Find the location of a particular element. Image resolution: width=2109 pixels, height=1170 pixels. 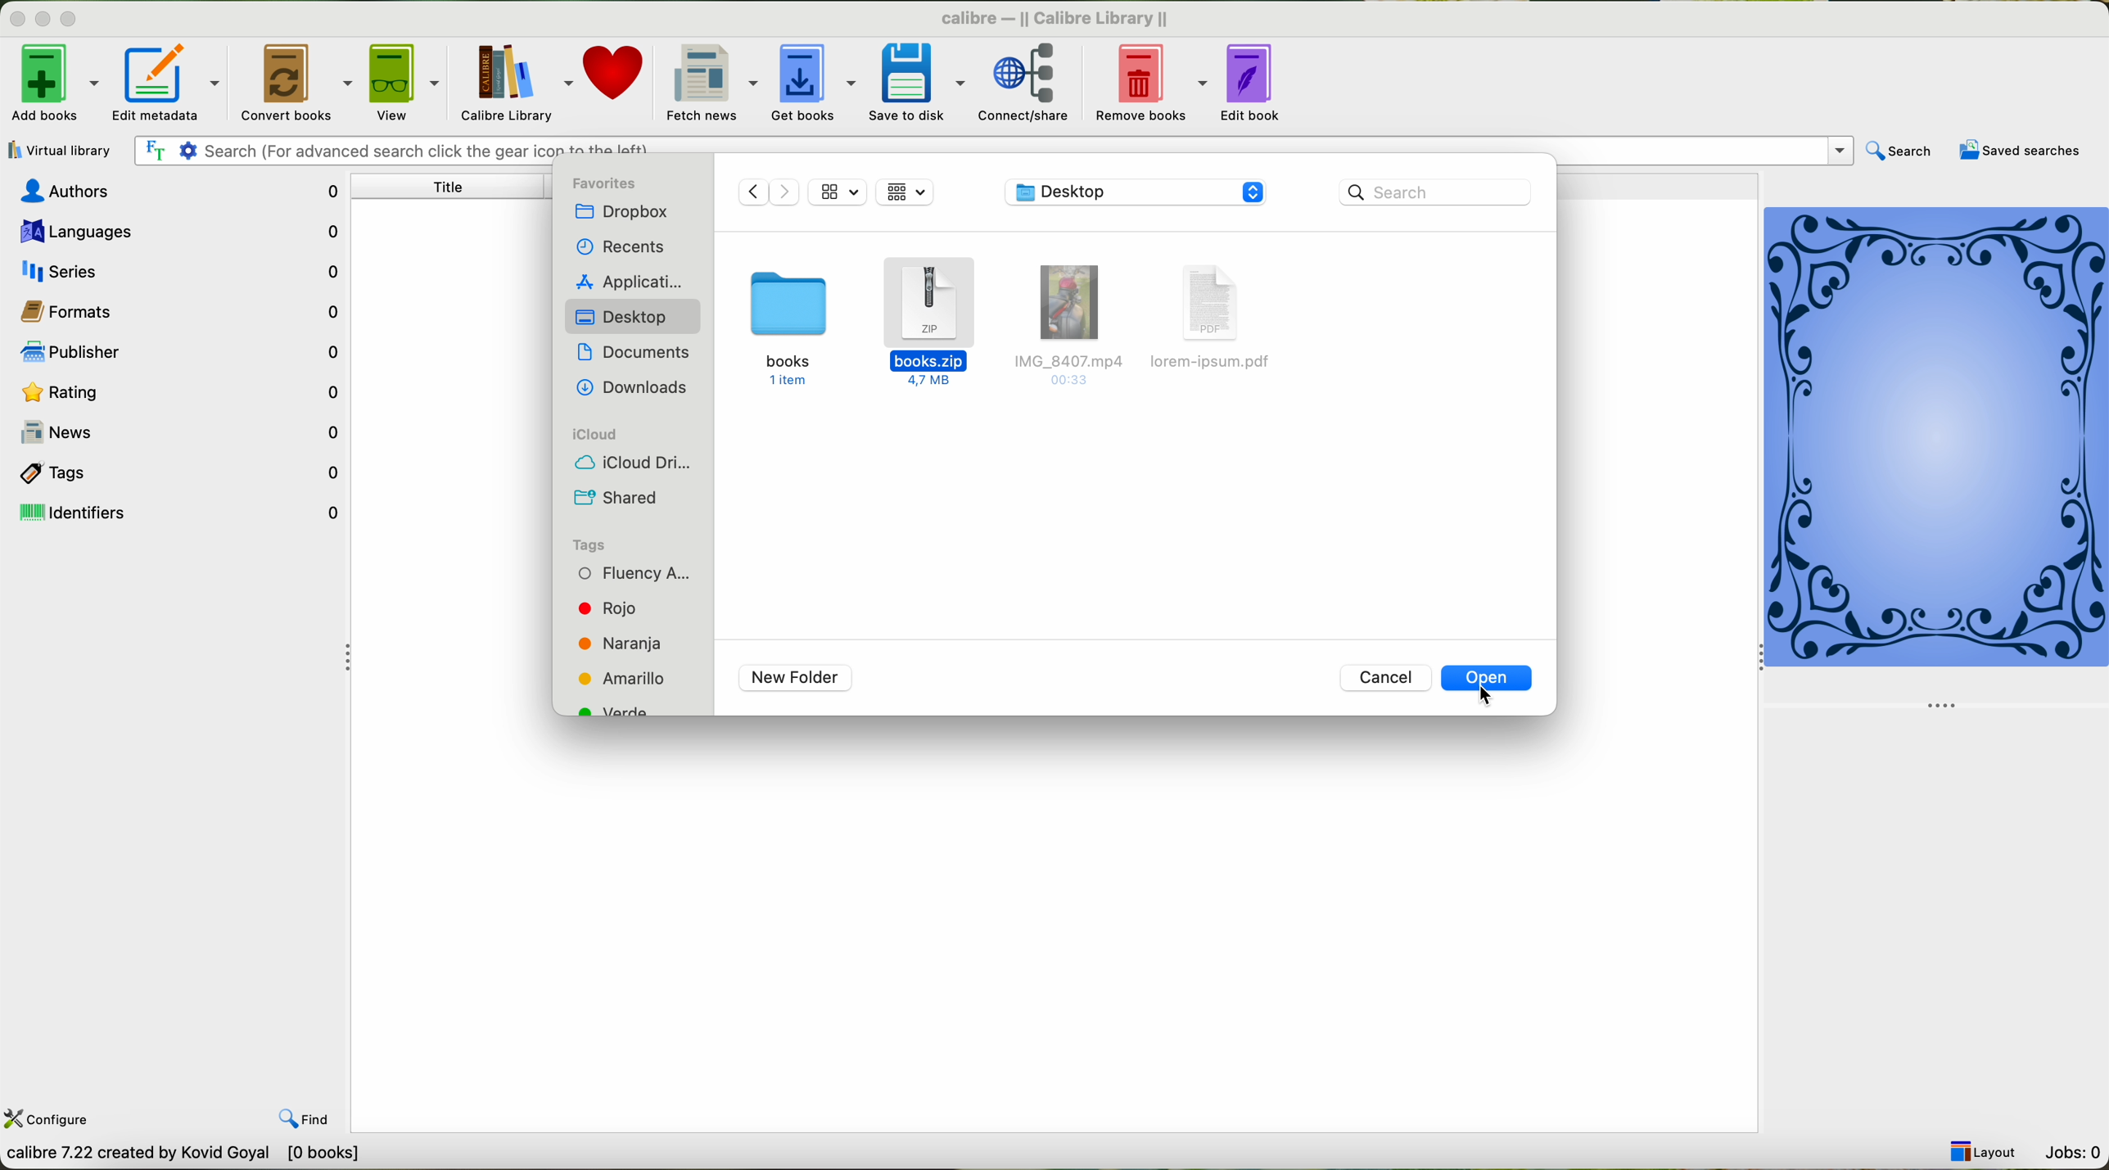

minimize is located at coordinates (39, 20).